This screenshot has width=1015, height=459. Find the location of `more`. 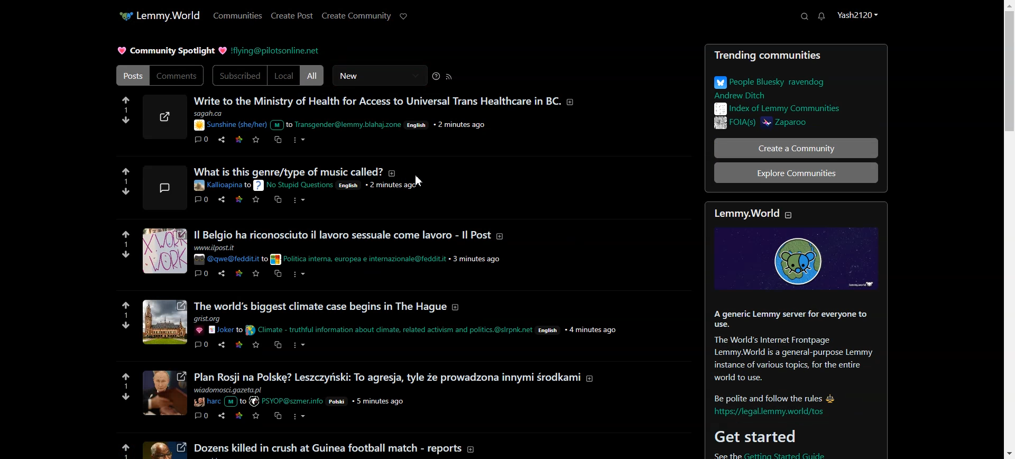

more is located at coordinates (298, 202).